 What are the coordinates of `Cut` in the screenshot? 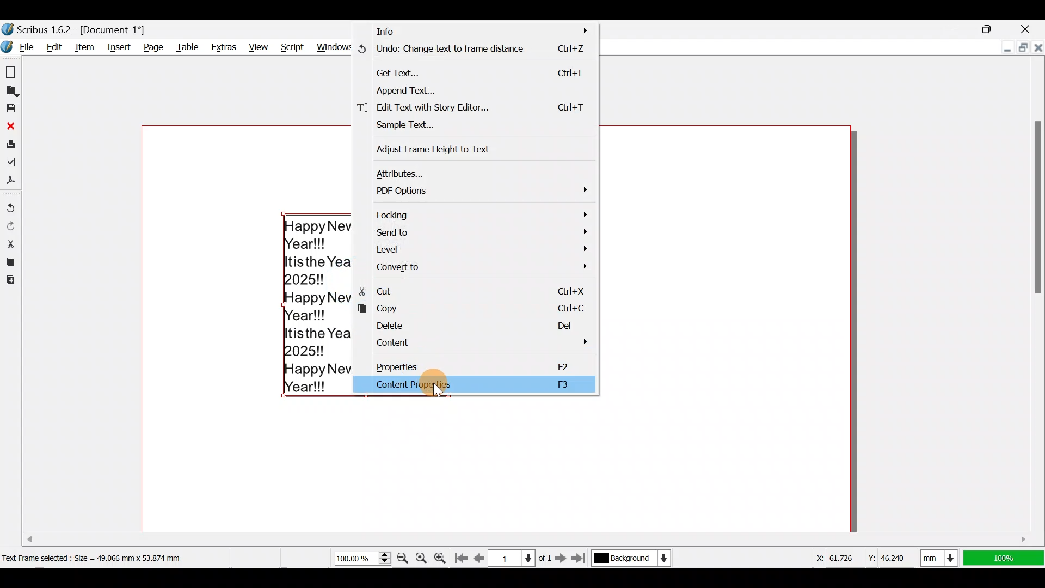 It's located at (476, 290).